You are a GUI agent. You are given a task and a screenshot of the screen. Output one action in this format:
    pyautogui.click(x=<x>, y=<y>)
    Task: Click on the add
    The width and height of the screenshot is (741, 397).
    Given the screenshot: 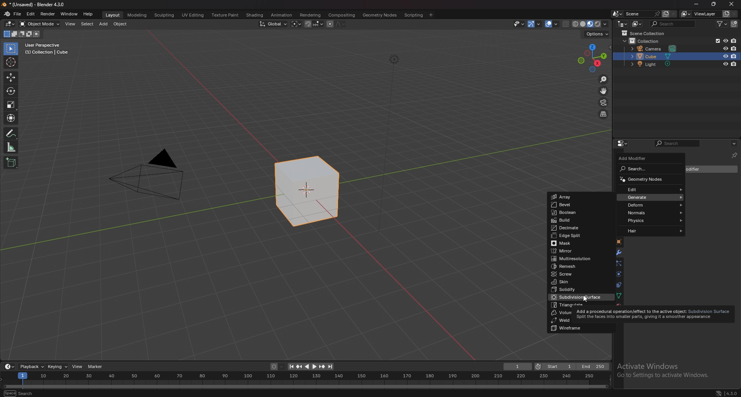 What is the action you would take?
    pyautogui.click(x=104, y=24)
    